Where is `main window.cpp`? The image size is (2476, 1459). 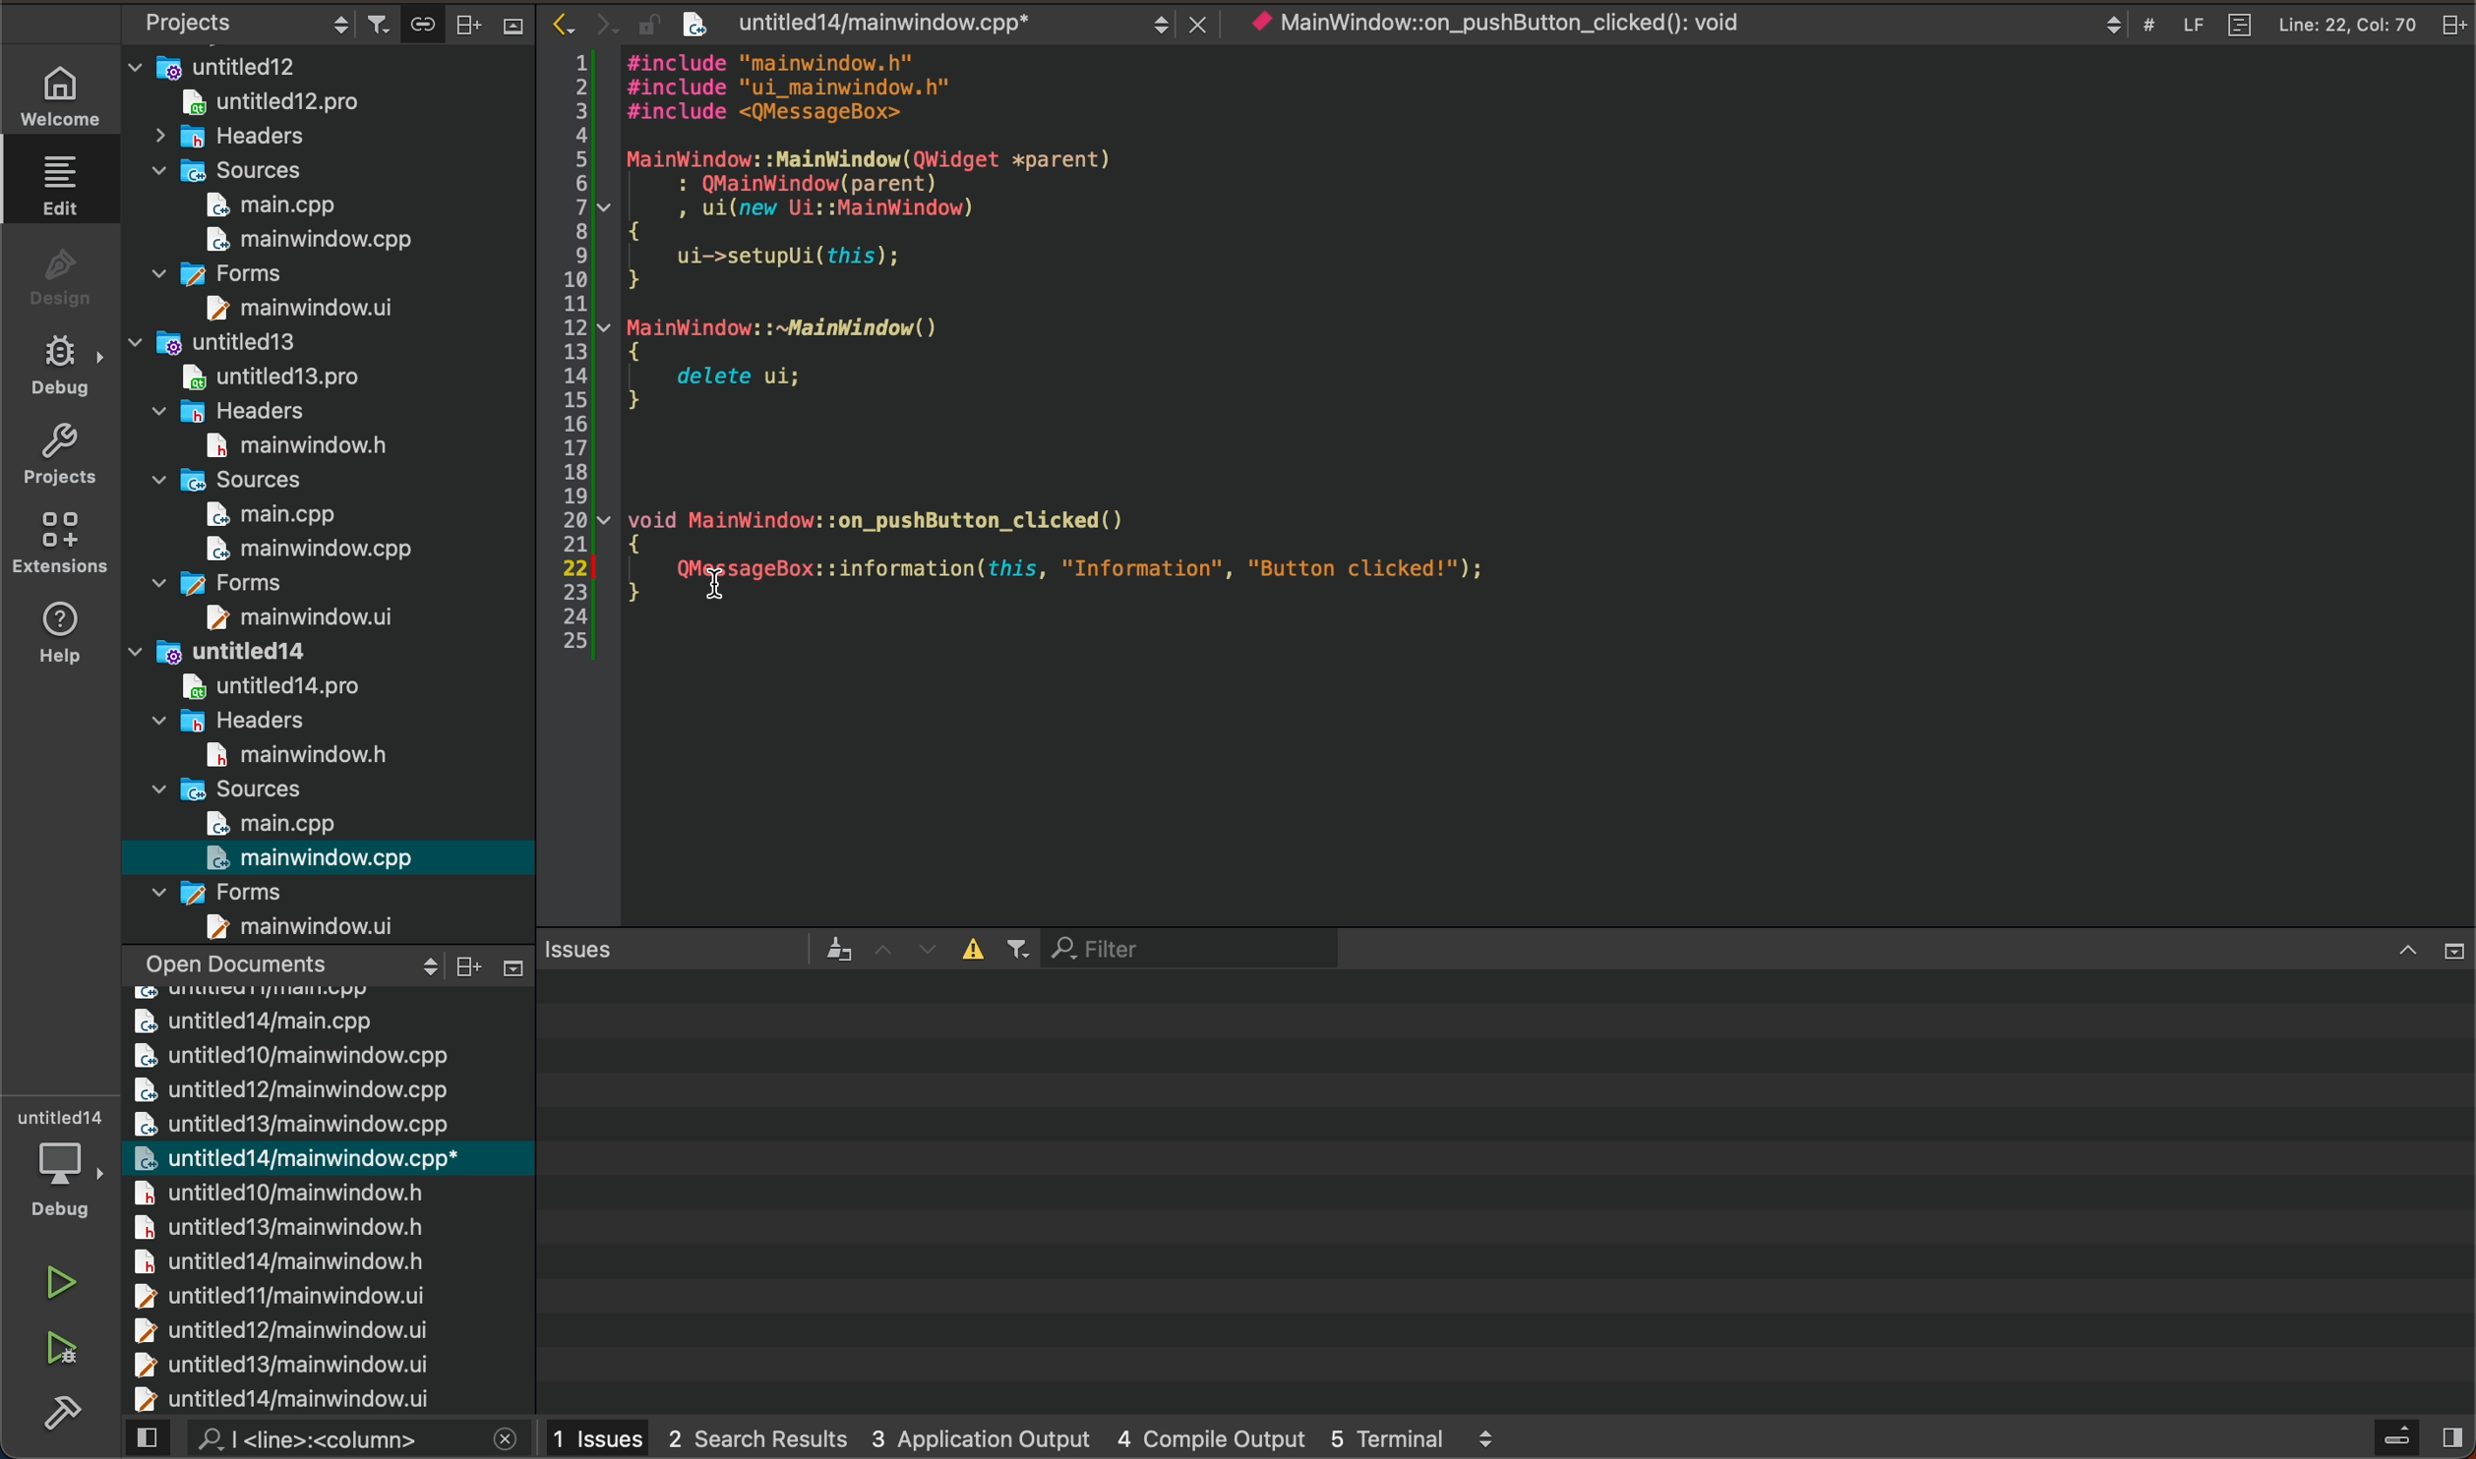
main window.cpp is located at coordinates (296, 239).